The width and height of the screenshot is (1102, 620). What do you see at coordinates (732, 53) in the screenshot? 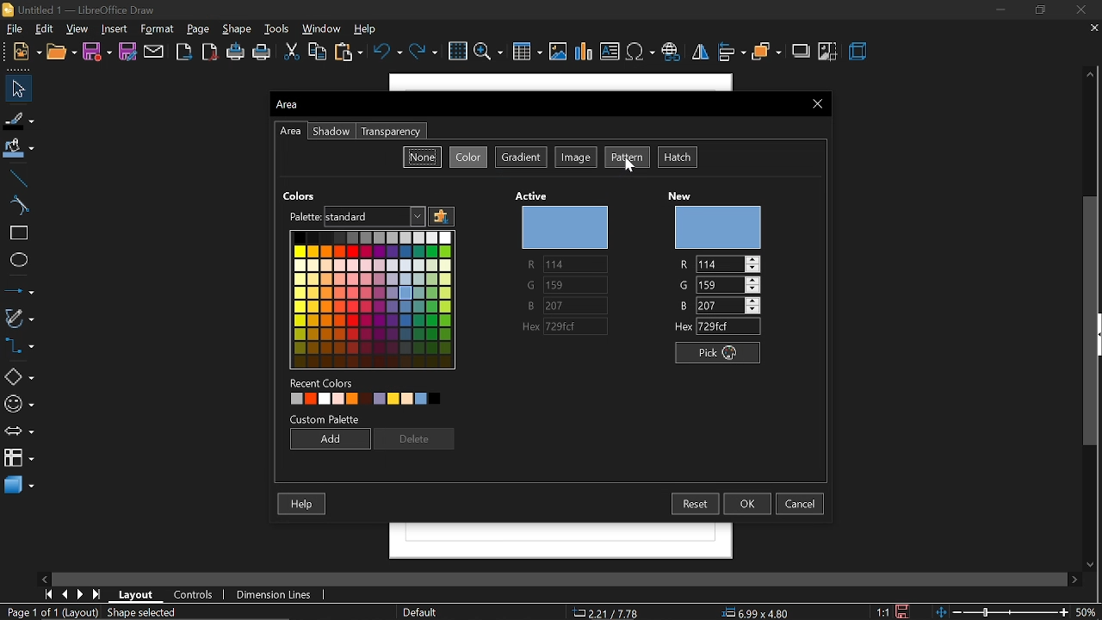
I see `align` at bounding box center [732, 53].